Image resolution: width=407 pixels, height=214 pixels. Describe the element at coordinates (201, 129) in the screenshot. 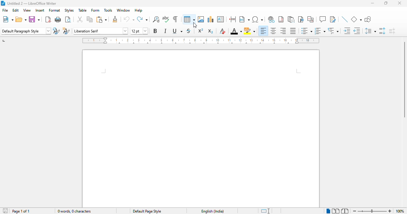

I see `page` at that location.